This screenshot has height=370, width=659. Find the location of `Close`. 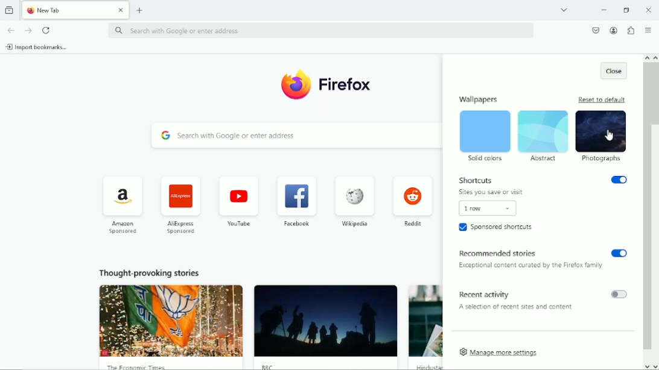

Close is located at coordinates (648, 9).